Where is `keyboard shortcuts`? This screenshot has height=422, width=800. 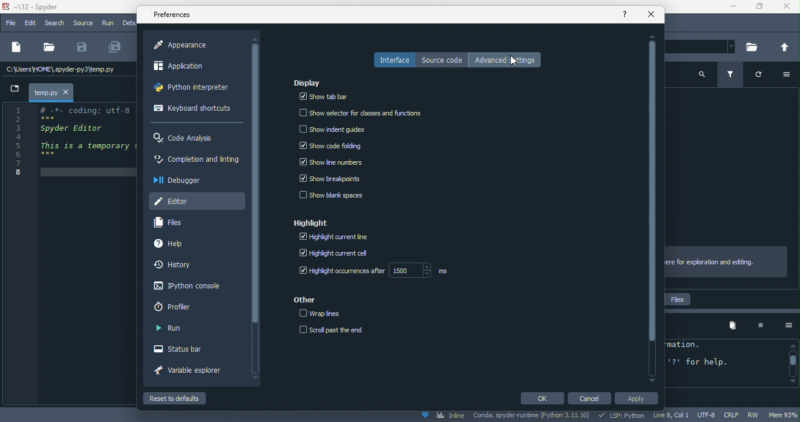
keyboard shortcuts is located at coordinates (192, 110).